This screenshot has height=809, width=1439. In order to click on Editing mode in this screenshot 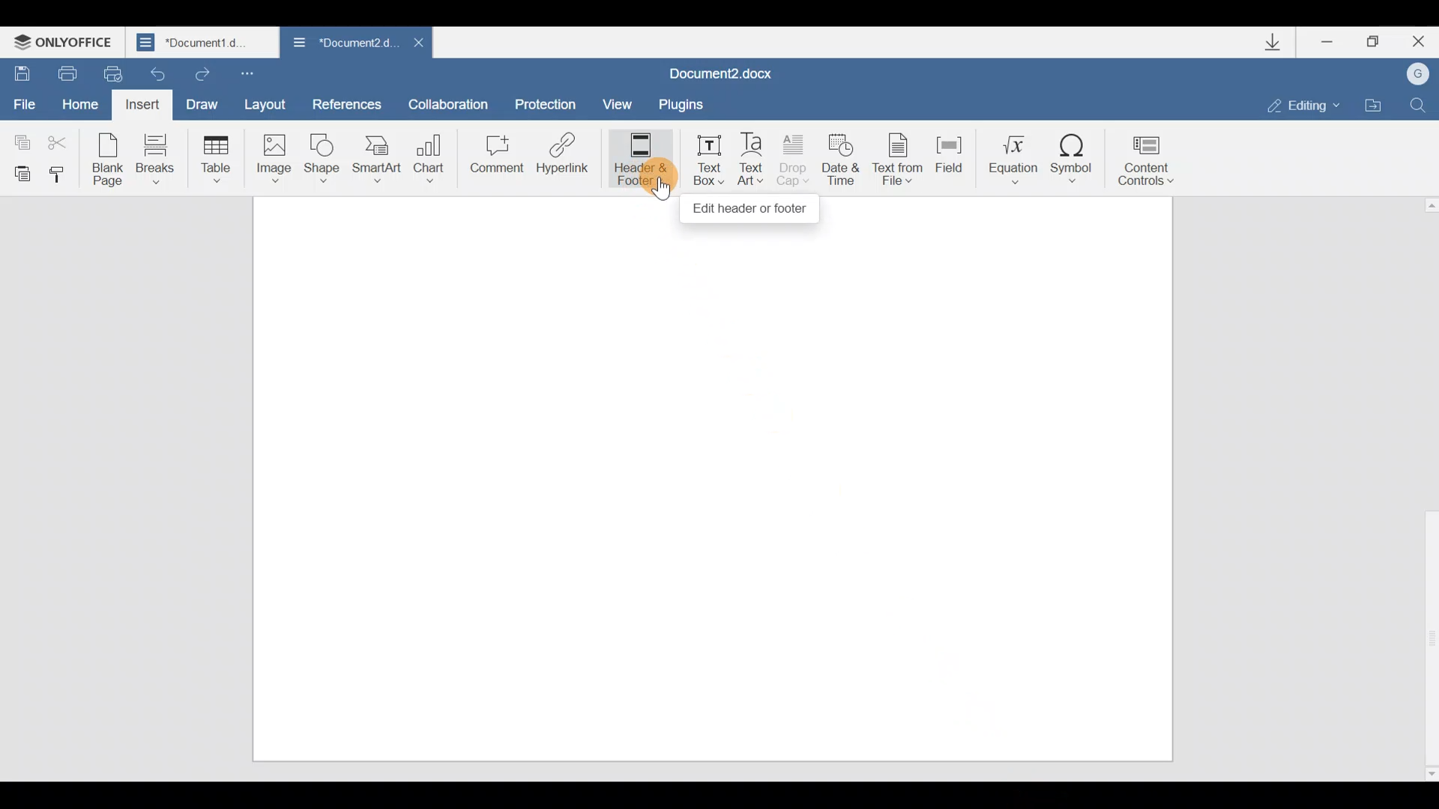, I will do `click(1295, 103)`.